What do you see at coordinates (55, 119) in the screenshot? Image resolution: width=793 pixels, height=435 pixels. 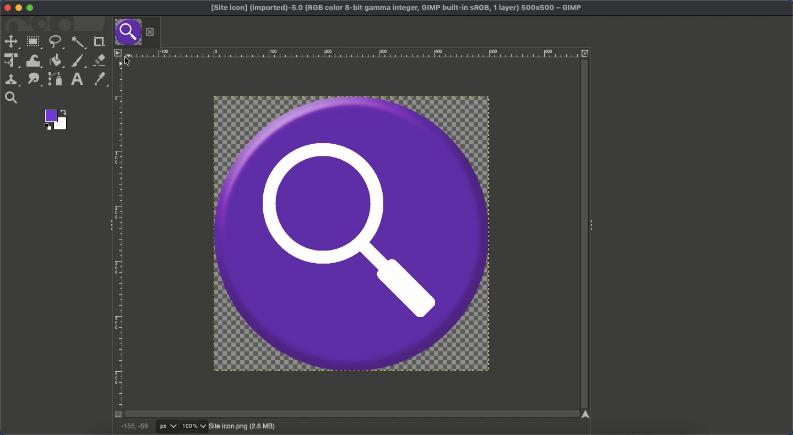 I see `Color` at bounding box center [55, 119].